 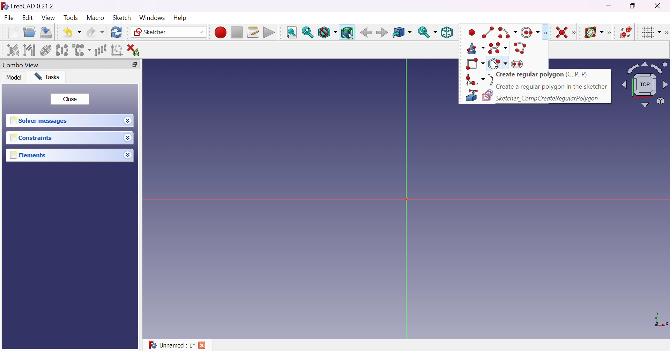 I want to click on Drop down, so click(x=129, y=139).